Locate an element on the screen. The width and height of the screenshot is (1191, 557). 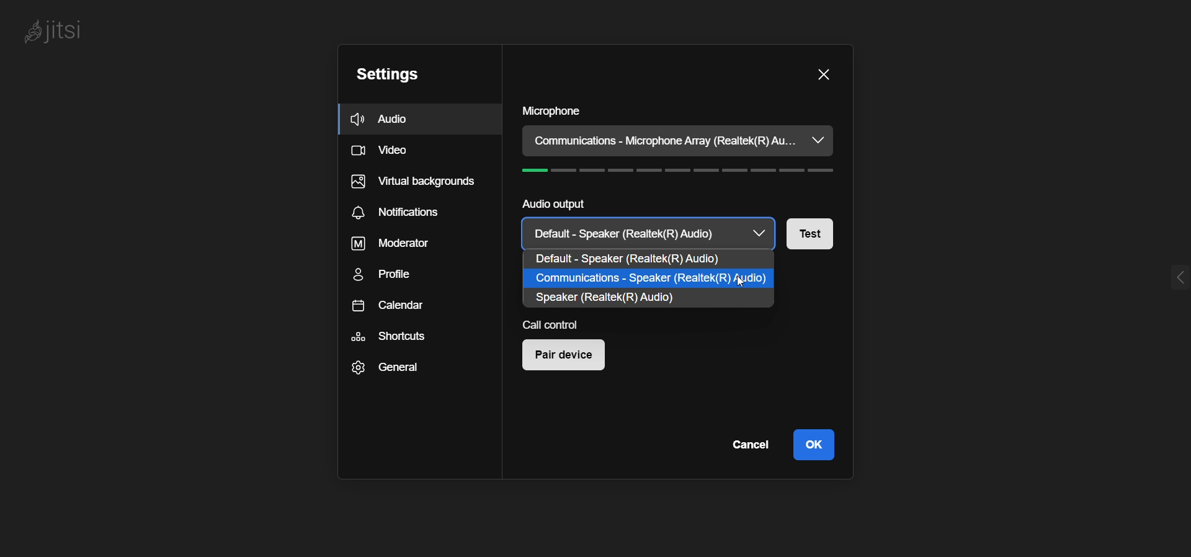
communication speaker is located at coordinates (648, 279).